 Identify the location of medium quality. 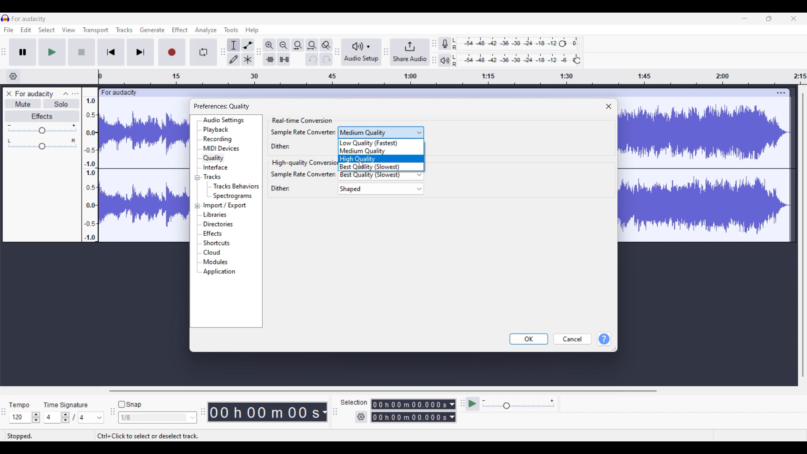
(381, 132).